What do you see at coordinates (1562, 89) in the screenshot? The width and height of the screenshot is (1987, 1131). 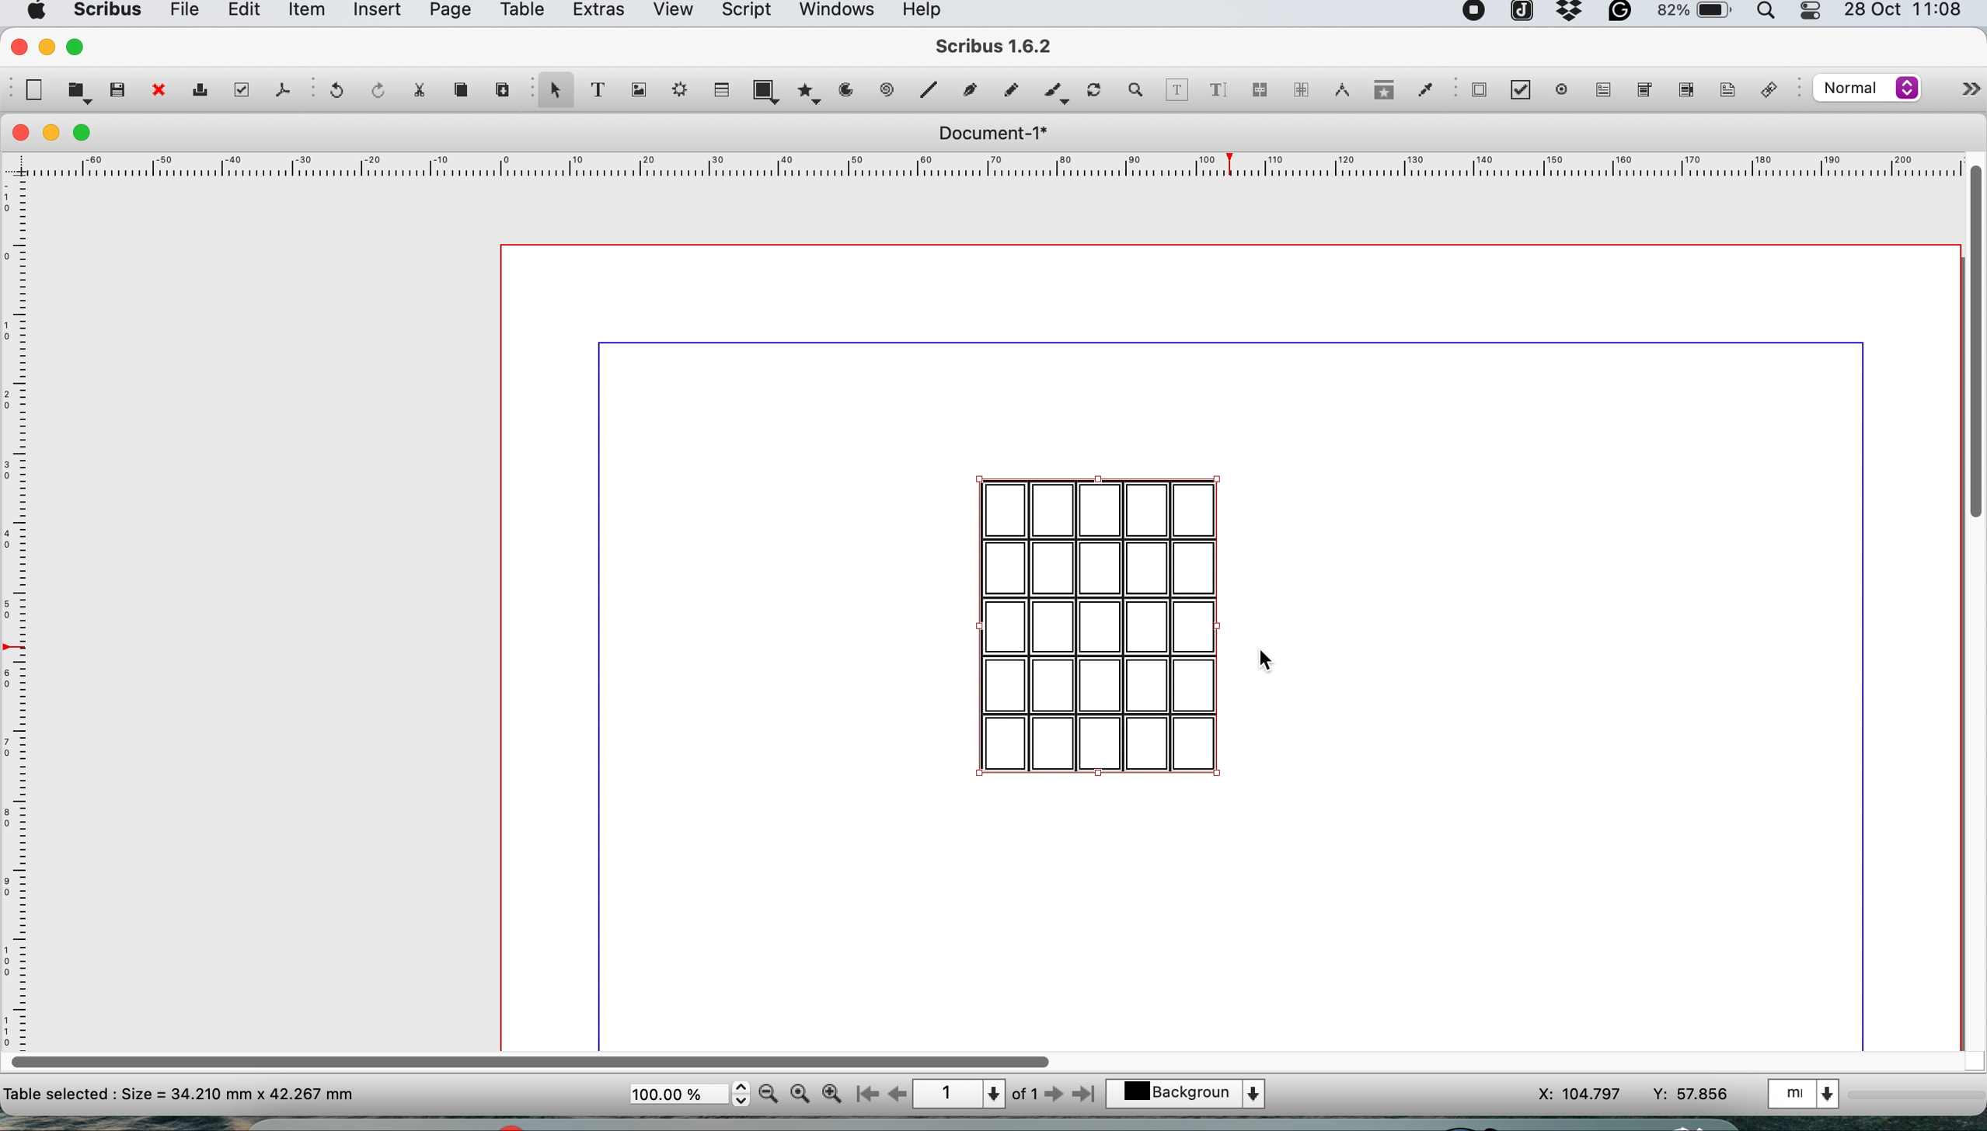 I see `pdf radio button` at bounding box center [1562, 89].